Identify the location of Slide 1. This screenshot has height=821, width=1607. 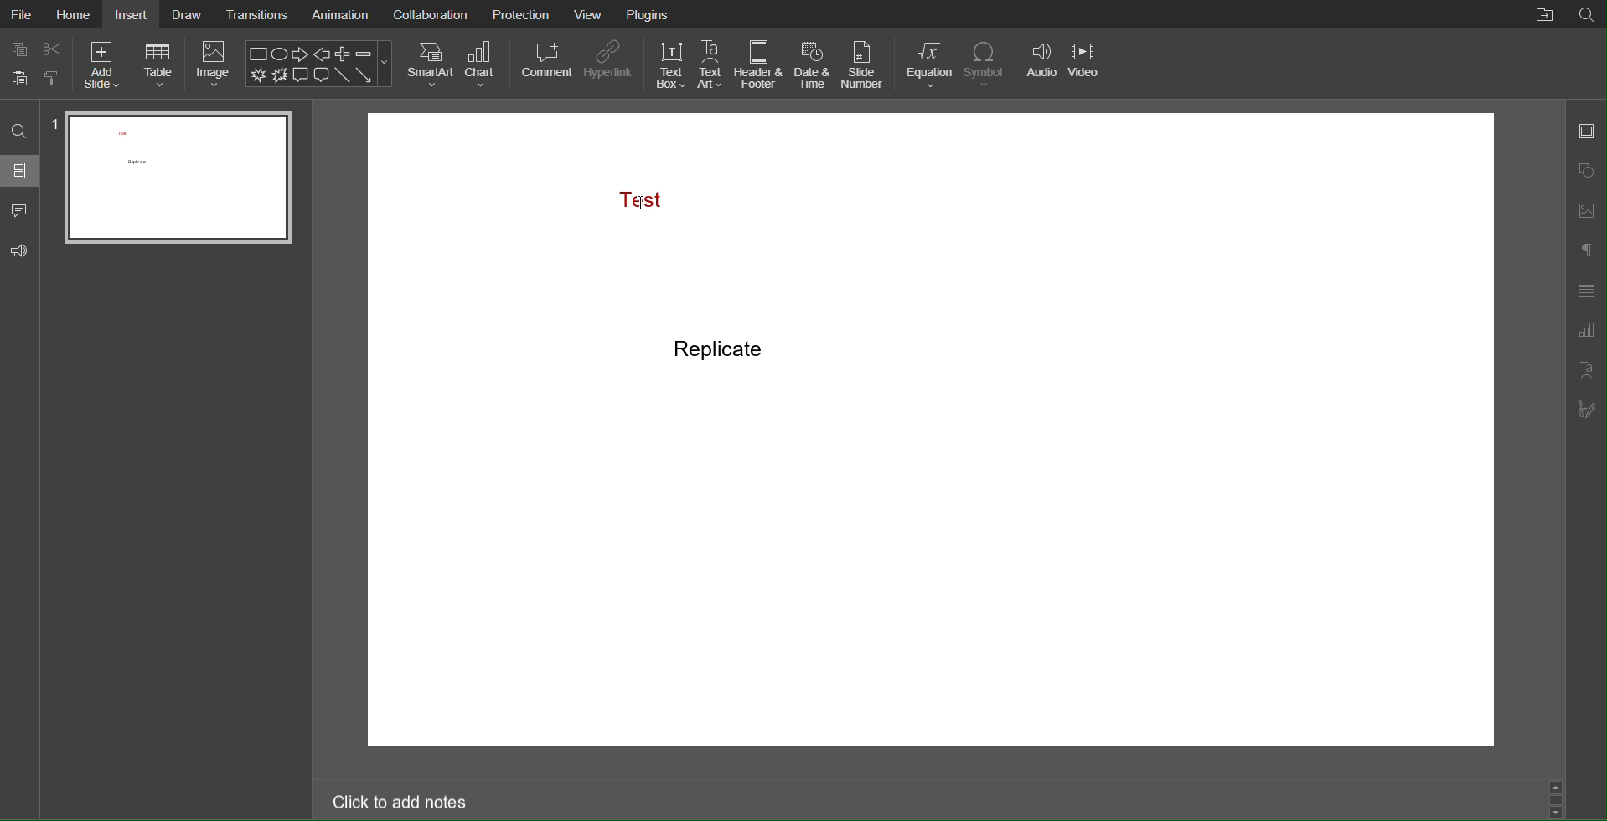
(176, 179).